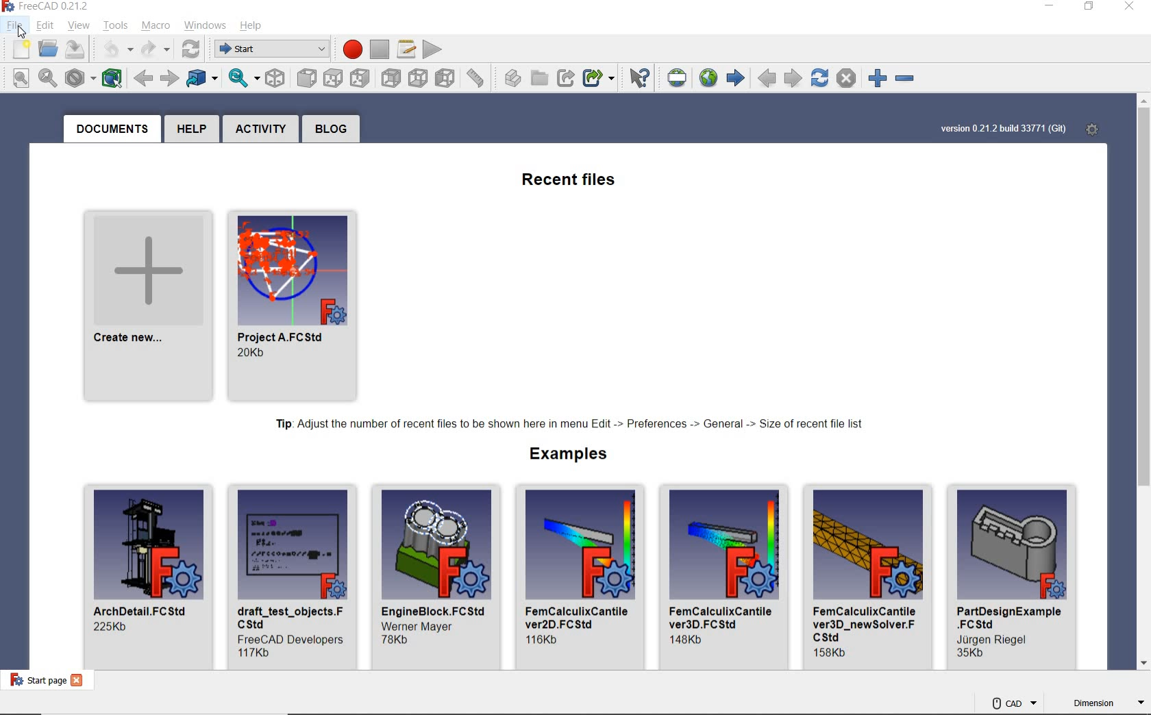  Describe the element at coordinates (445, 75) in the screenshot. I see `LEFT` at that location.